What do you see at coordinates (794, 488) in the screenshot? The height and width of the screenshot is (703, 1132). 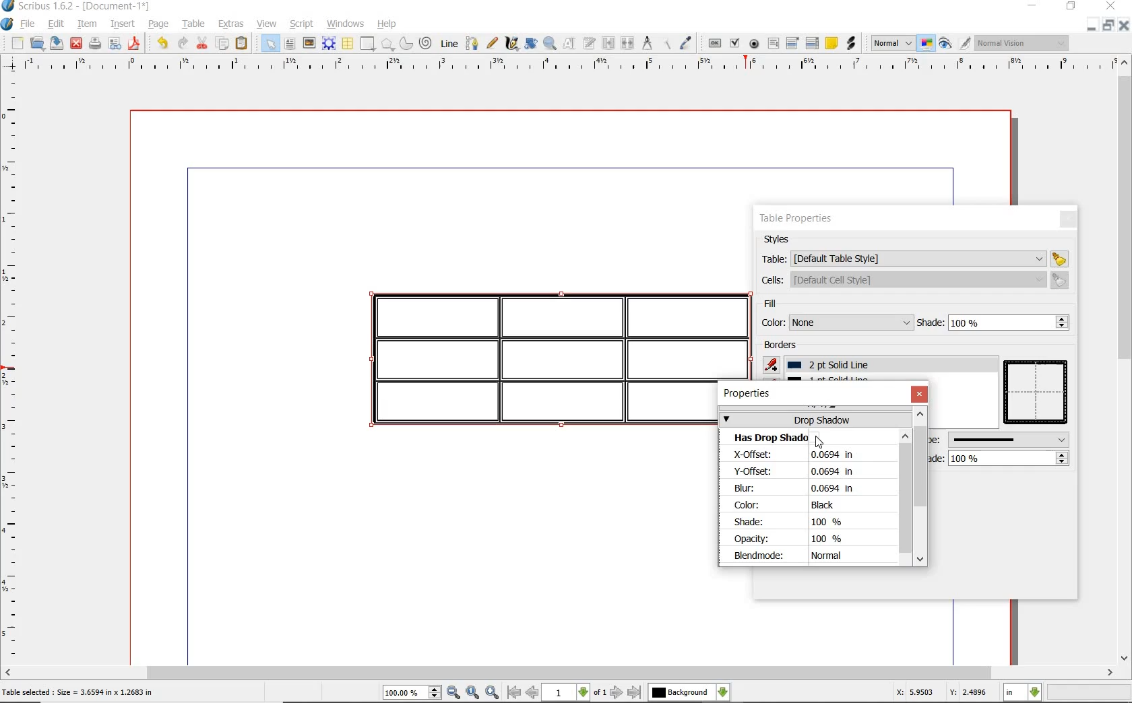 I see `Blur: 0.0694 in` at bounding box center [794, 488].